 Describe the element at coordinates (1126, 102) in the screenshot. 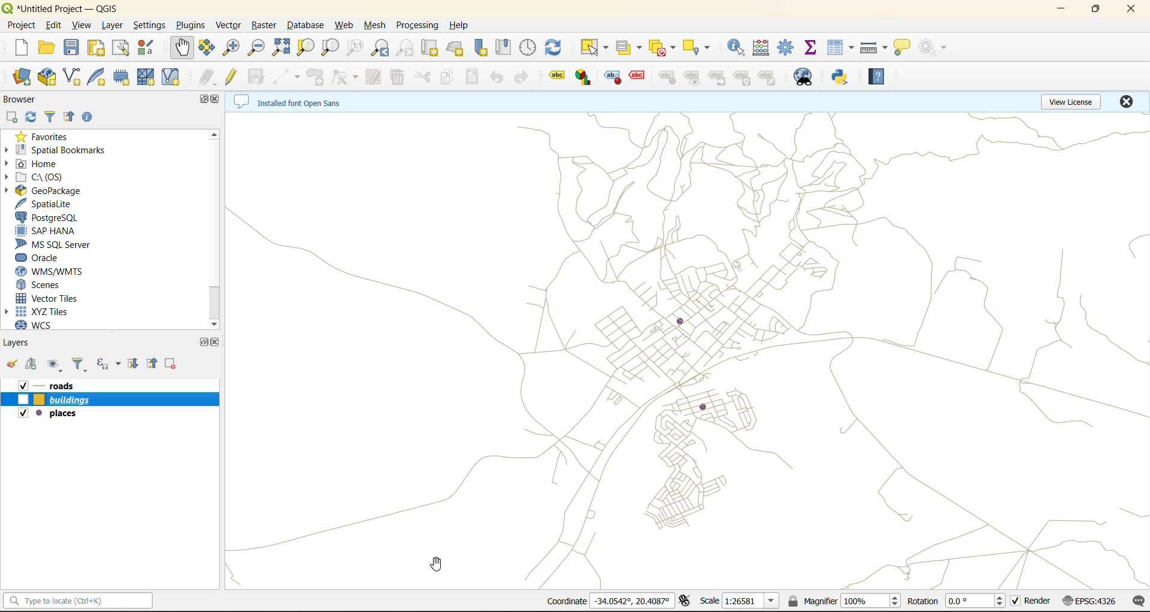

I see `close` at that location.